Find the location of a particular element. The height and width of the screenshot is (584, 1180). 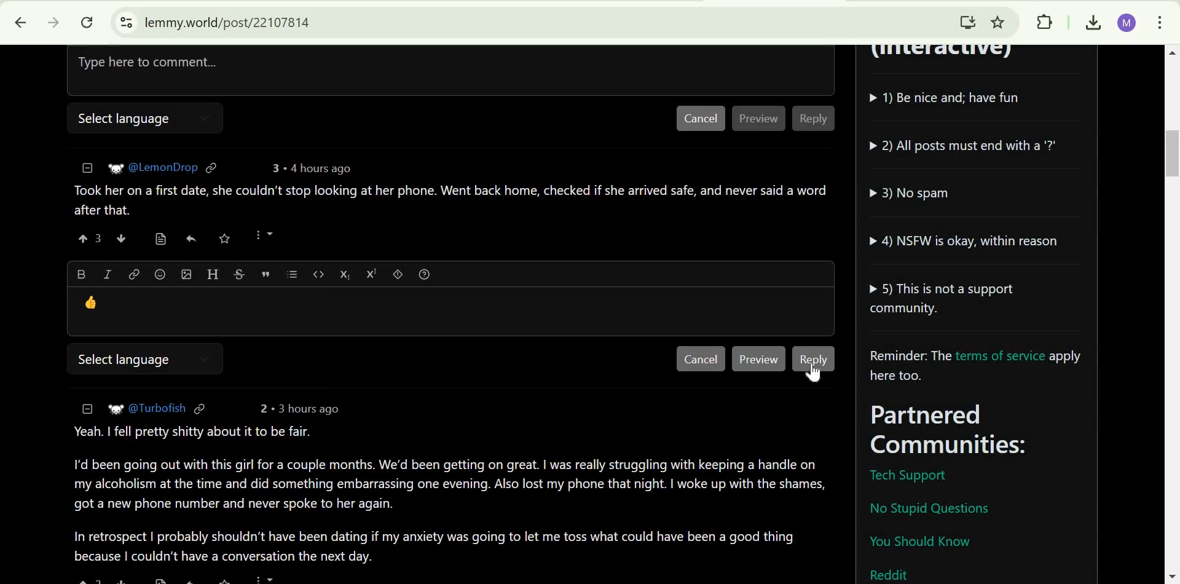

picture is located at coordinates (116, 167).